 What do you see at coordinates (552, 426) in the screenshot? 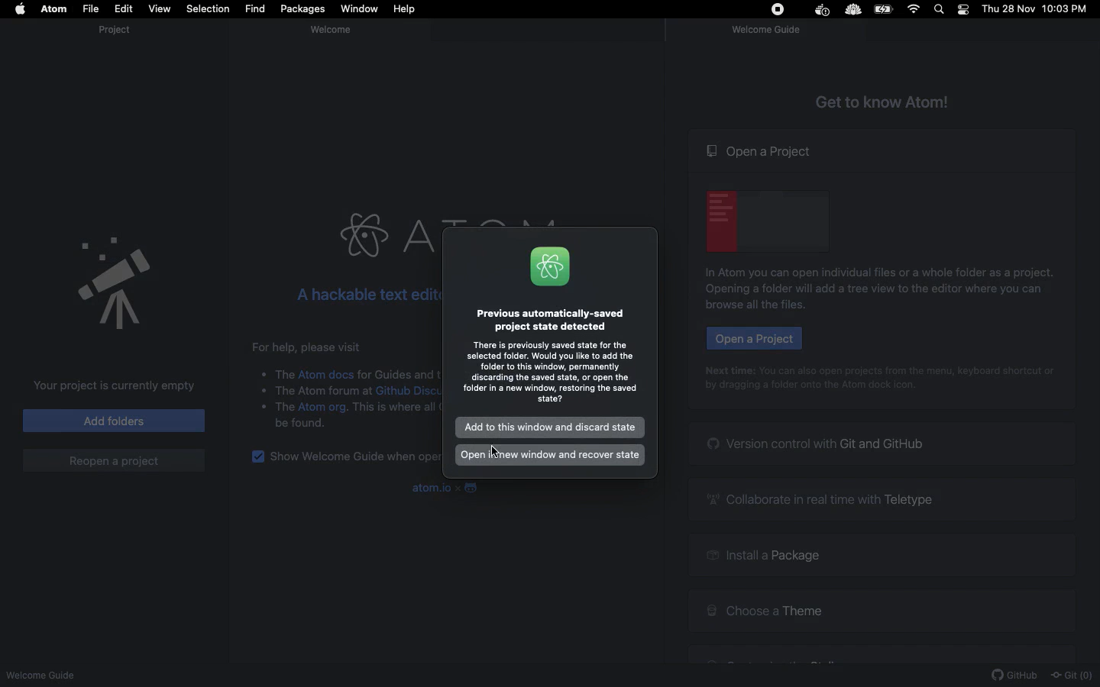
I see `Add to this window and discard state` at bounding box center [552, 426].